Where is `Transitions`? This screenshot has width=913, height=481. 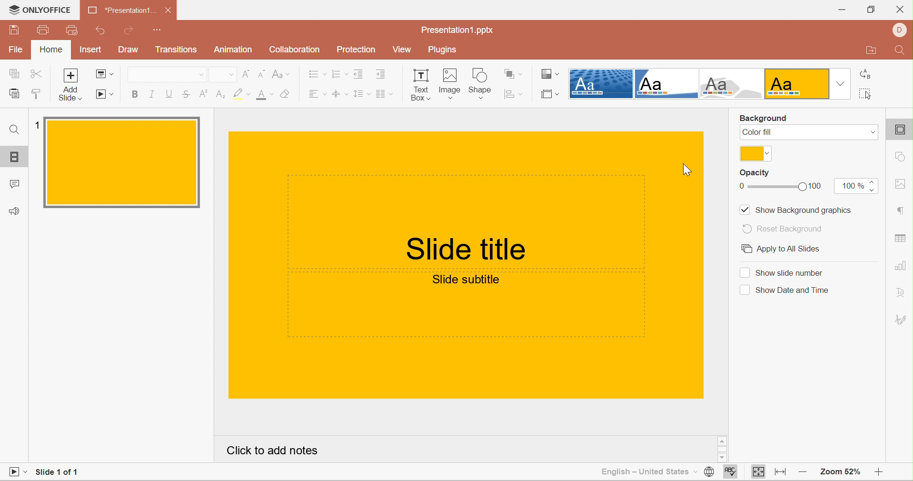 Transitions is located at coordinates (176, 51).